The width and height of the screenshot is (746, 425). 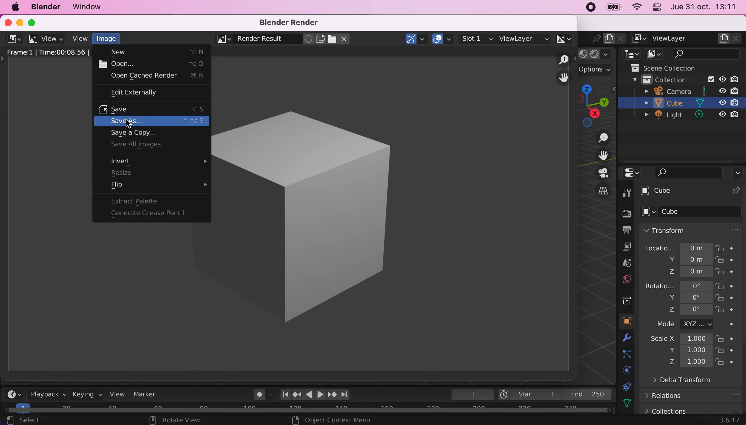 What do you see at coordinates (626, 279) in the screenshot?
I see `world` at bounding box center [626, 279].